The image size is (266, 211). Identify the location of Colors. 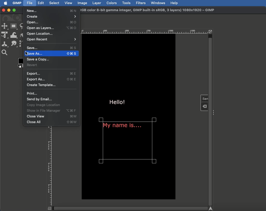
(111, 3).